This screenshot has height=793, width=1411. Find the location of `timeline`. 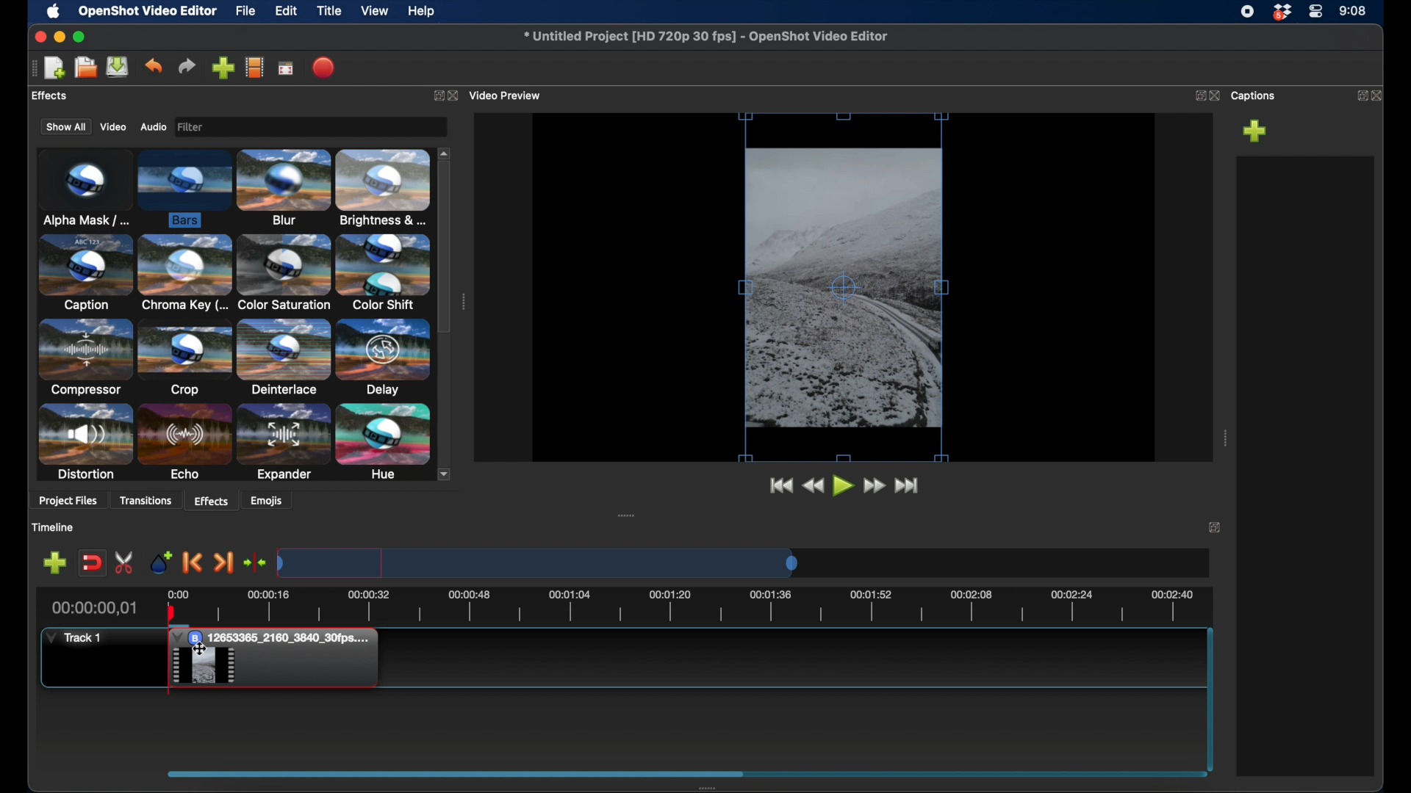

timeline is located at coordinates (703, 606).